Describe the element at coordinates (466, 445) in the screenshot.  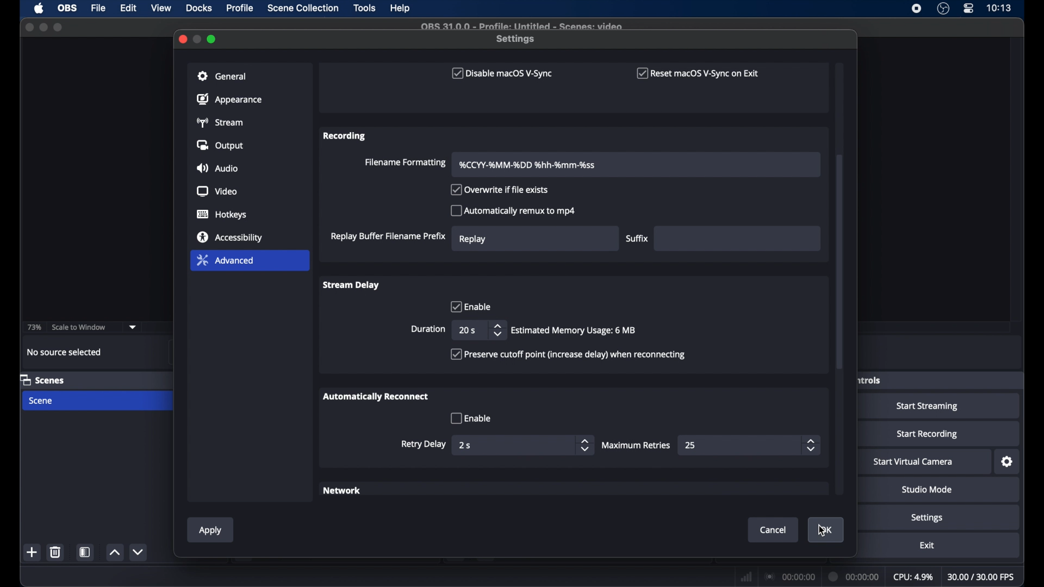
I see `2s` at that location.